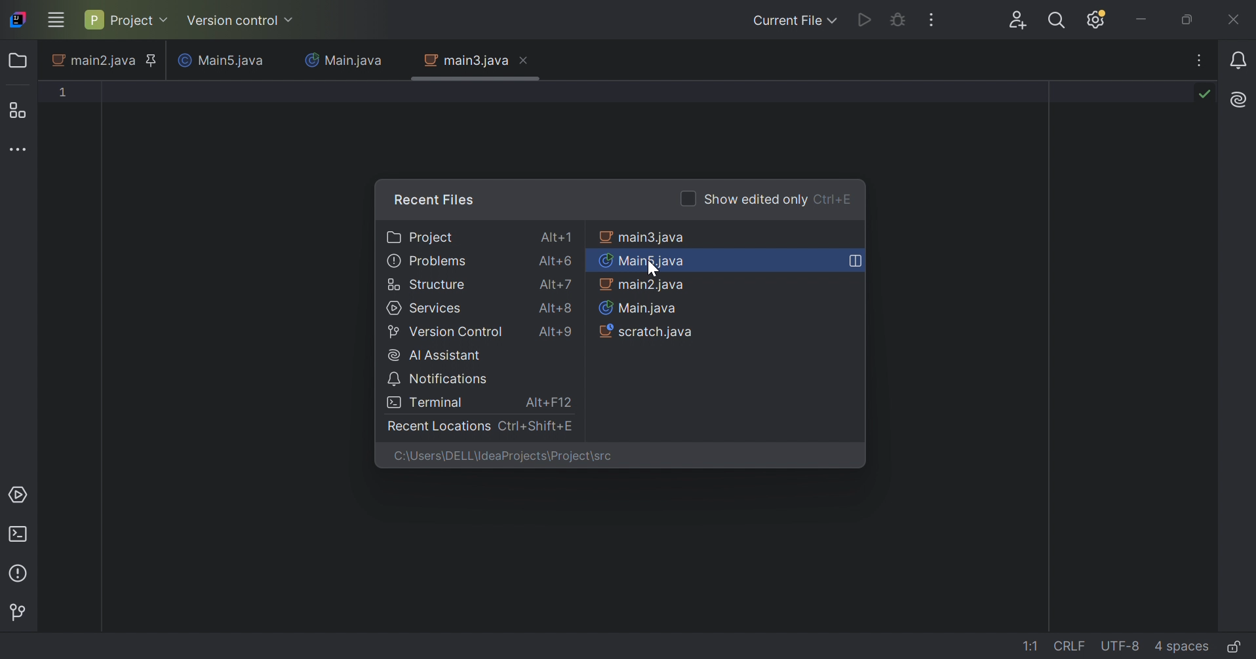 This screenshot has height=659, width=1256. Describe the element at coordinates (127, 20) in the screenshot. I see `Project` at that location.